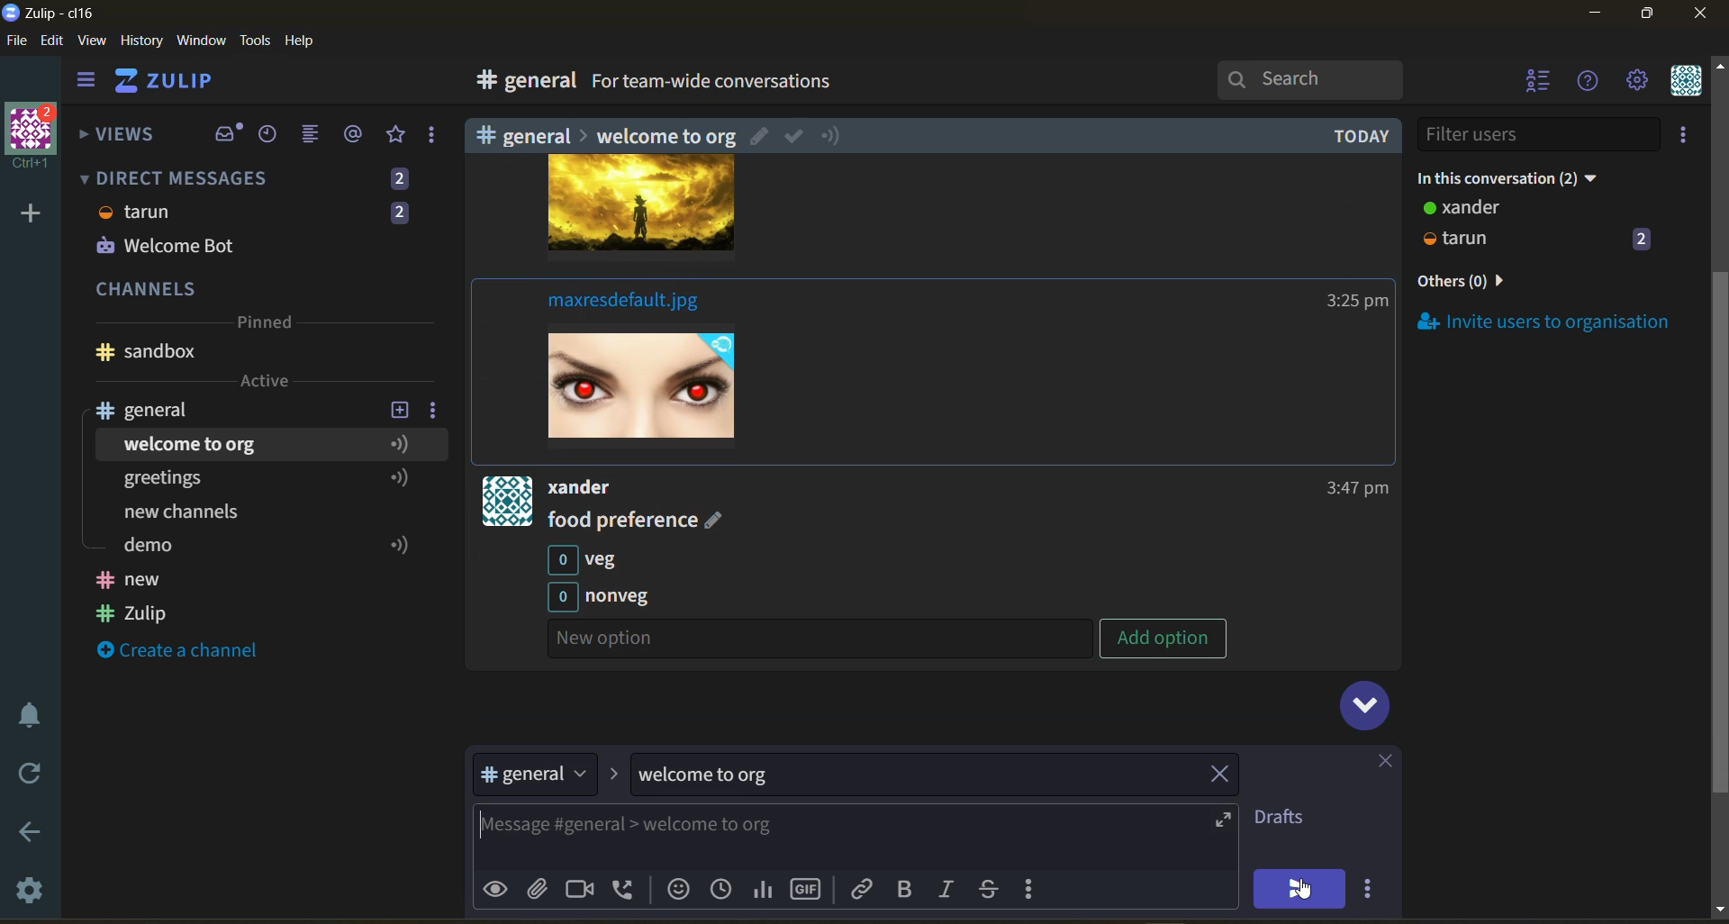 The image size is (1729, 924). What do you see at coordinates (1684, 82) in the screenshot?
I see `personal menu` at bounding box center [1684, 82].